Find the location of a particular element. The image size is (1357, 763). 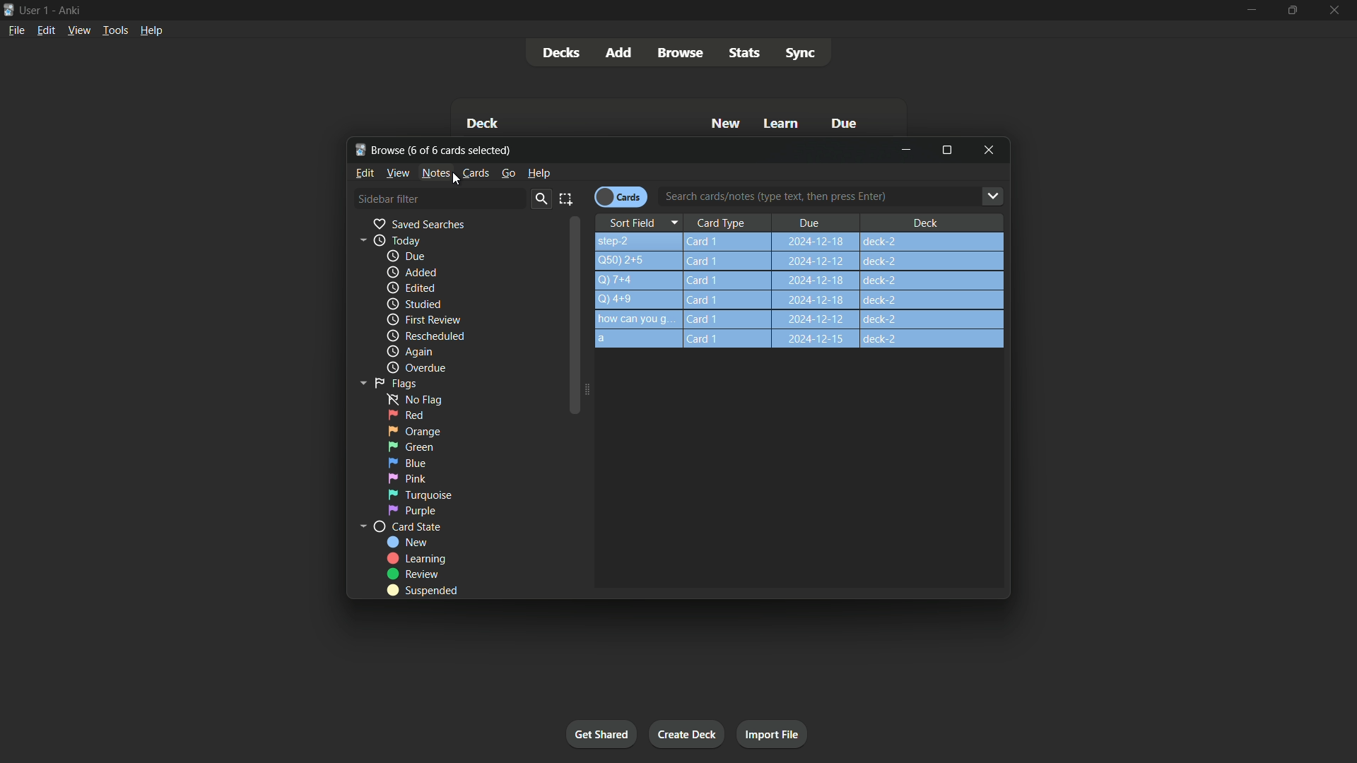

Turquoise is located at coordinates (418, 495).